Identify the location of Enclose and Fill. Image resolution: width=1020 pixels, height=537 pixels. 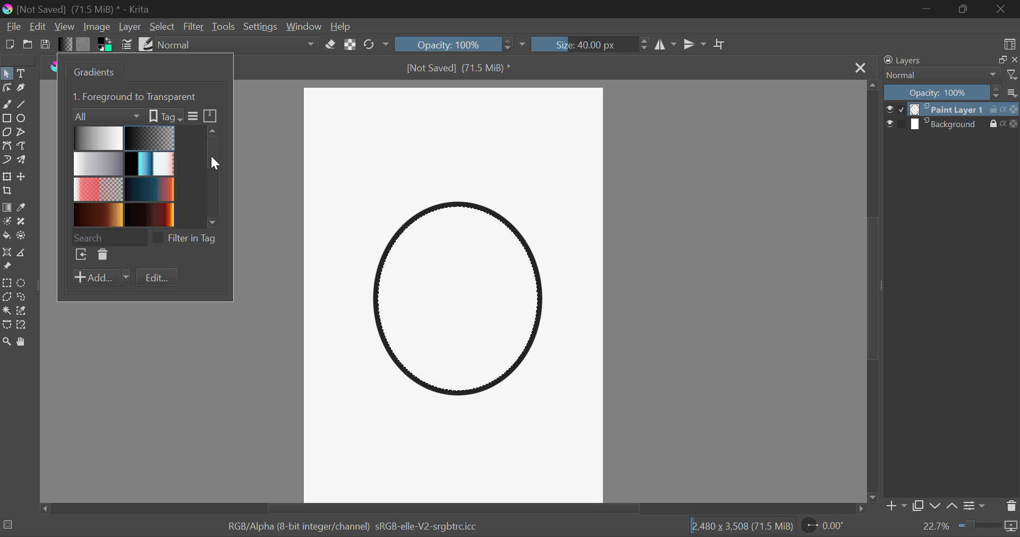
(25, 236).